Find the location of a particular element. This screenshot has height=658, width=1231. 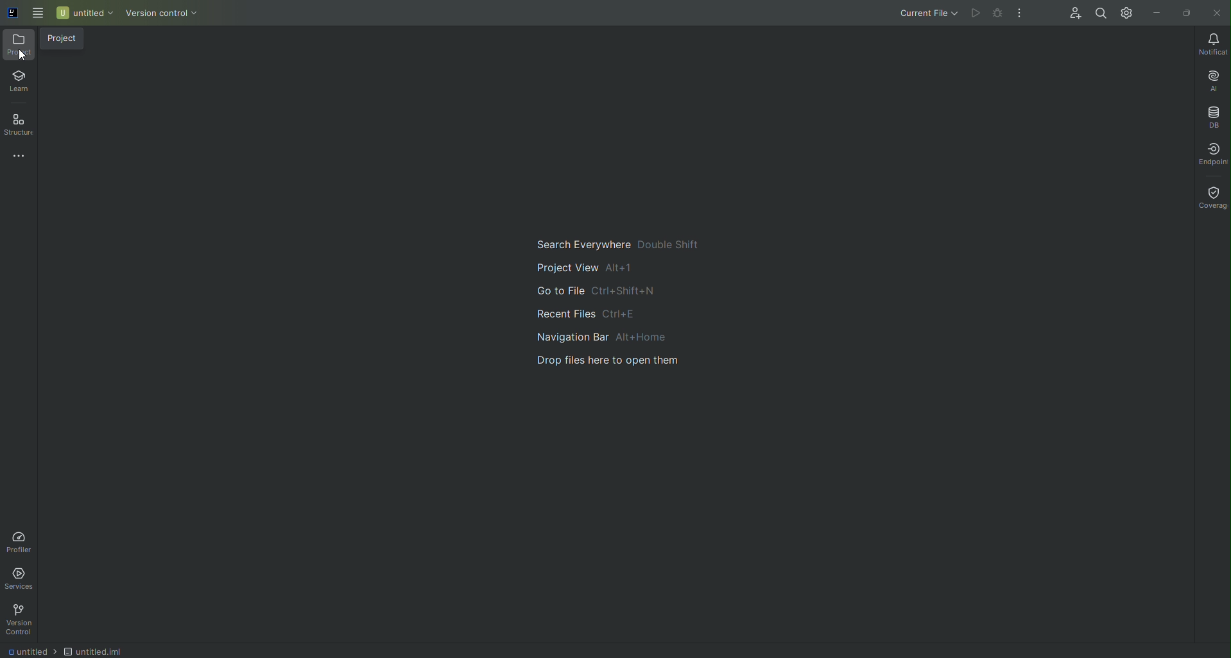

Structure is located at coordinates (17, 124).